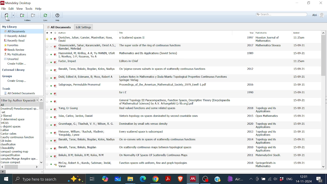 The height and width of the screenshot is (184, 327). Describe the element at coordinates (320, 179) in the screenshot. I see `Notifications` at that location.